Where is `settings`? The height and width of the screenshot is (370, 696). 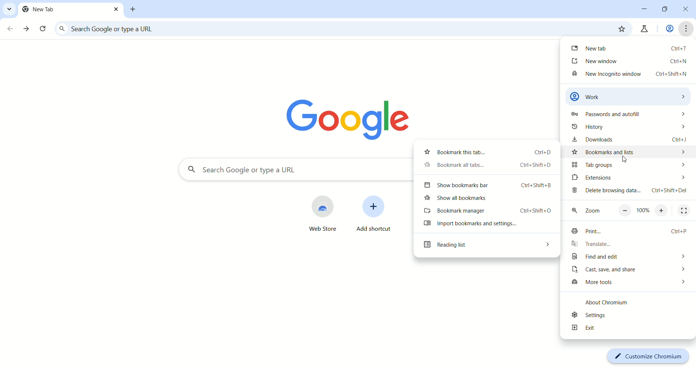
settings is located at coordinates (626, 316).